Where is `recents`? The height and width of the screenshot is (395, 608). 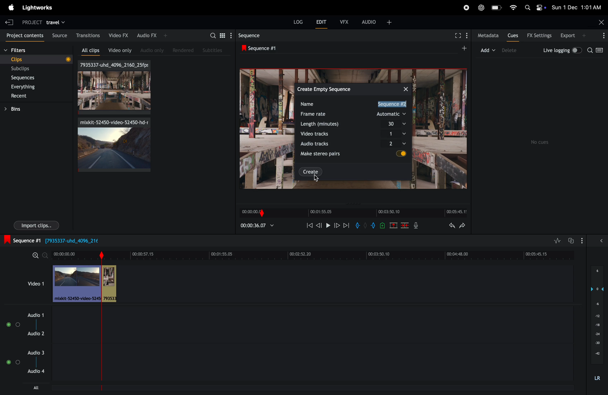
recents is located at coordinates (38, 96).